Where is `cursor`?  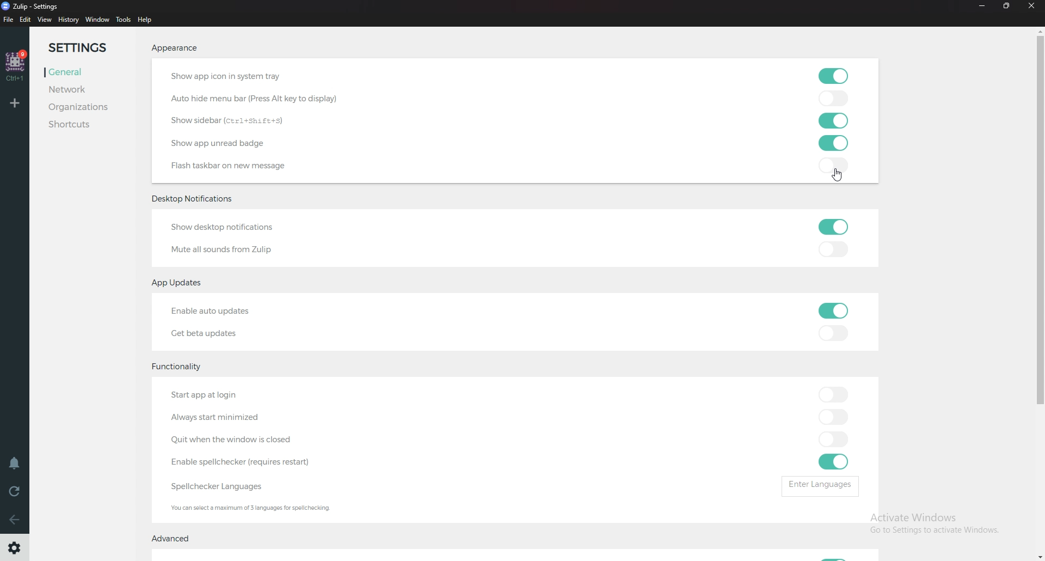
cursor is located at coordinates (839, 175).